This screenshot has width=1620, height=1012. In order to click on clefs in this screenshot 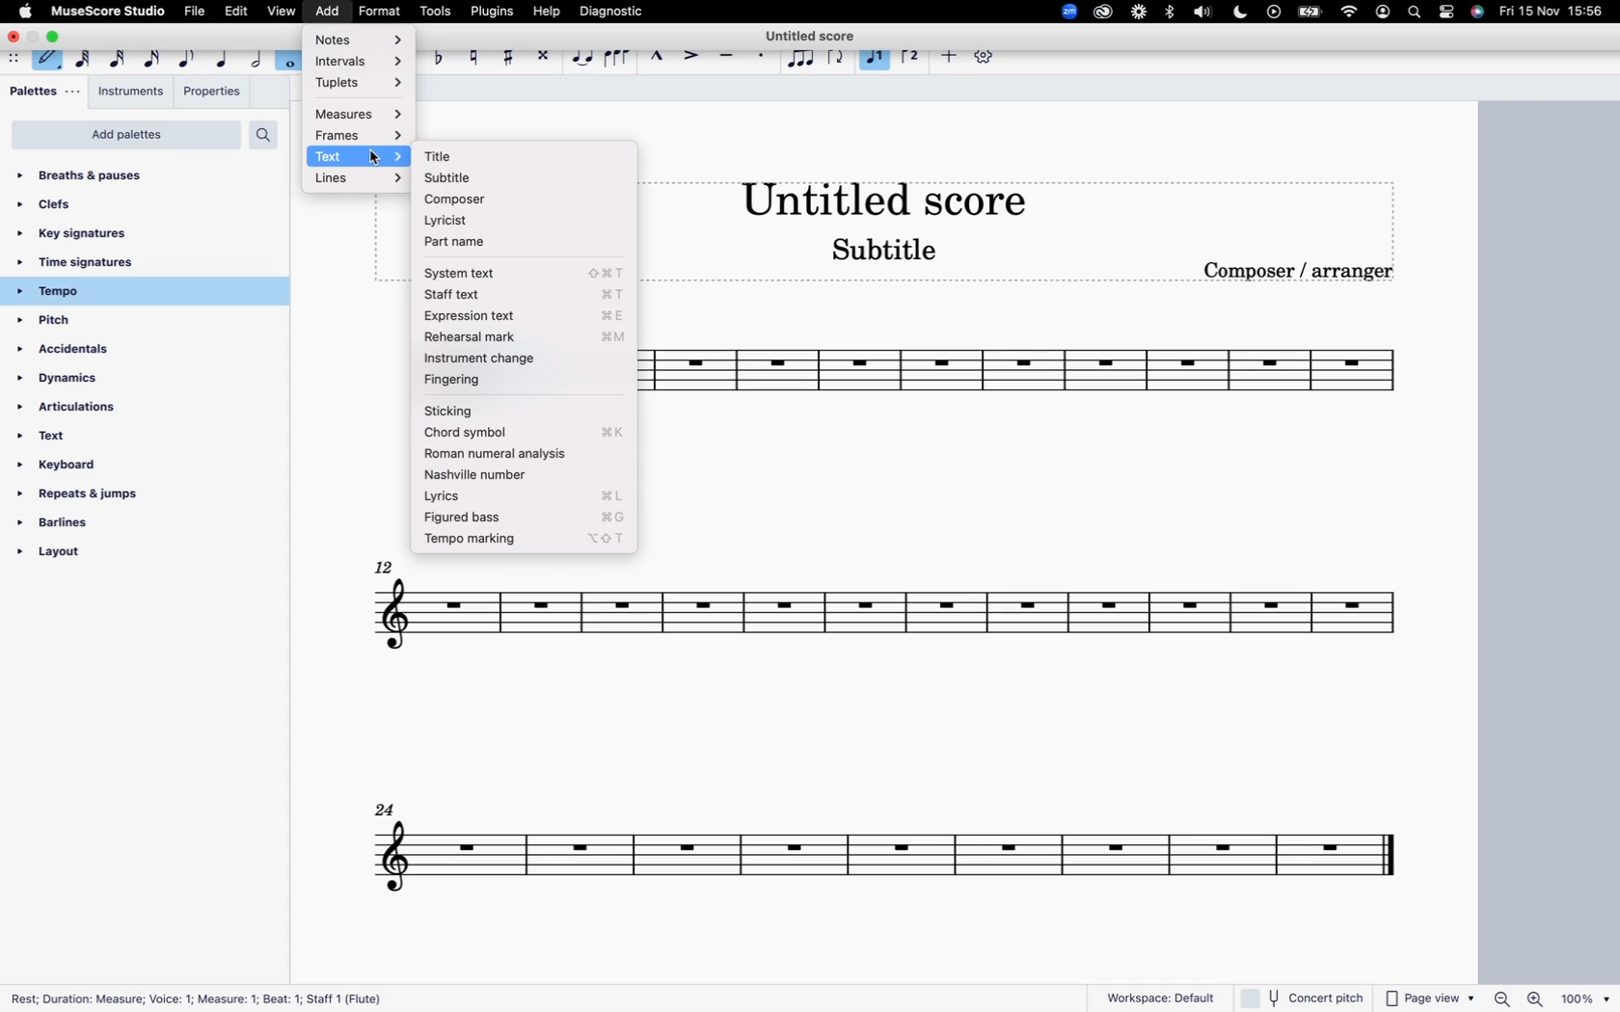, I will do `click(130, 208)`.